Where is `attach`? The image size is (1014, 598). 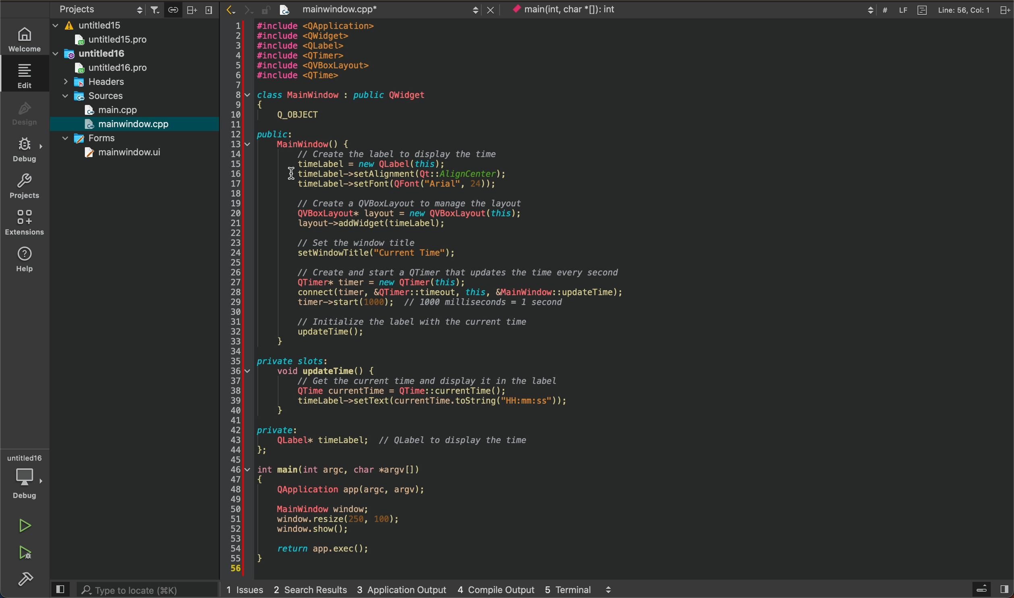
attach is located at coordinates (171, 10).